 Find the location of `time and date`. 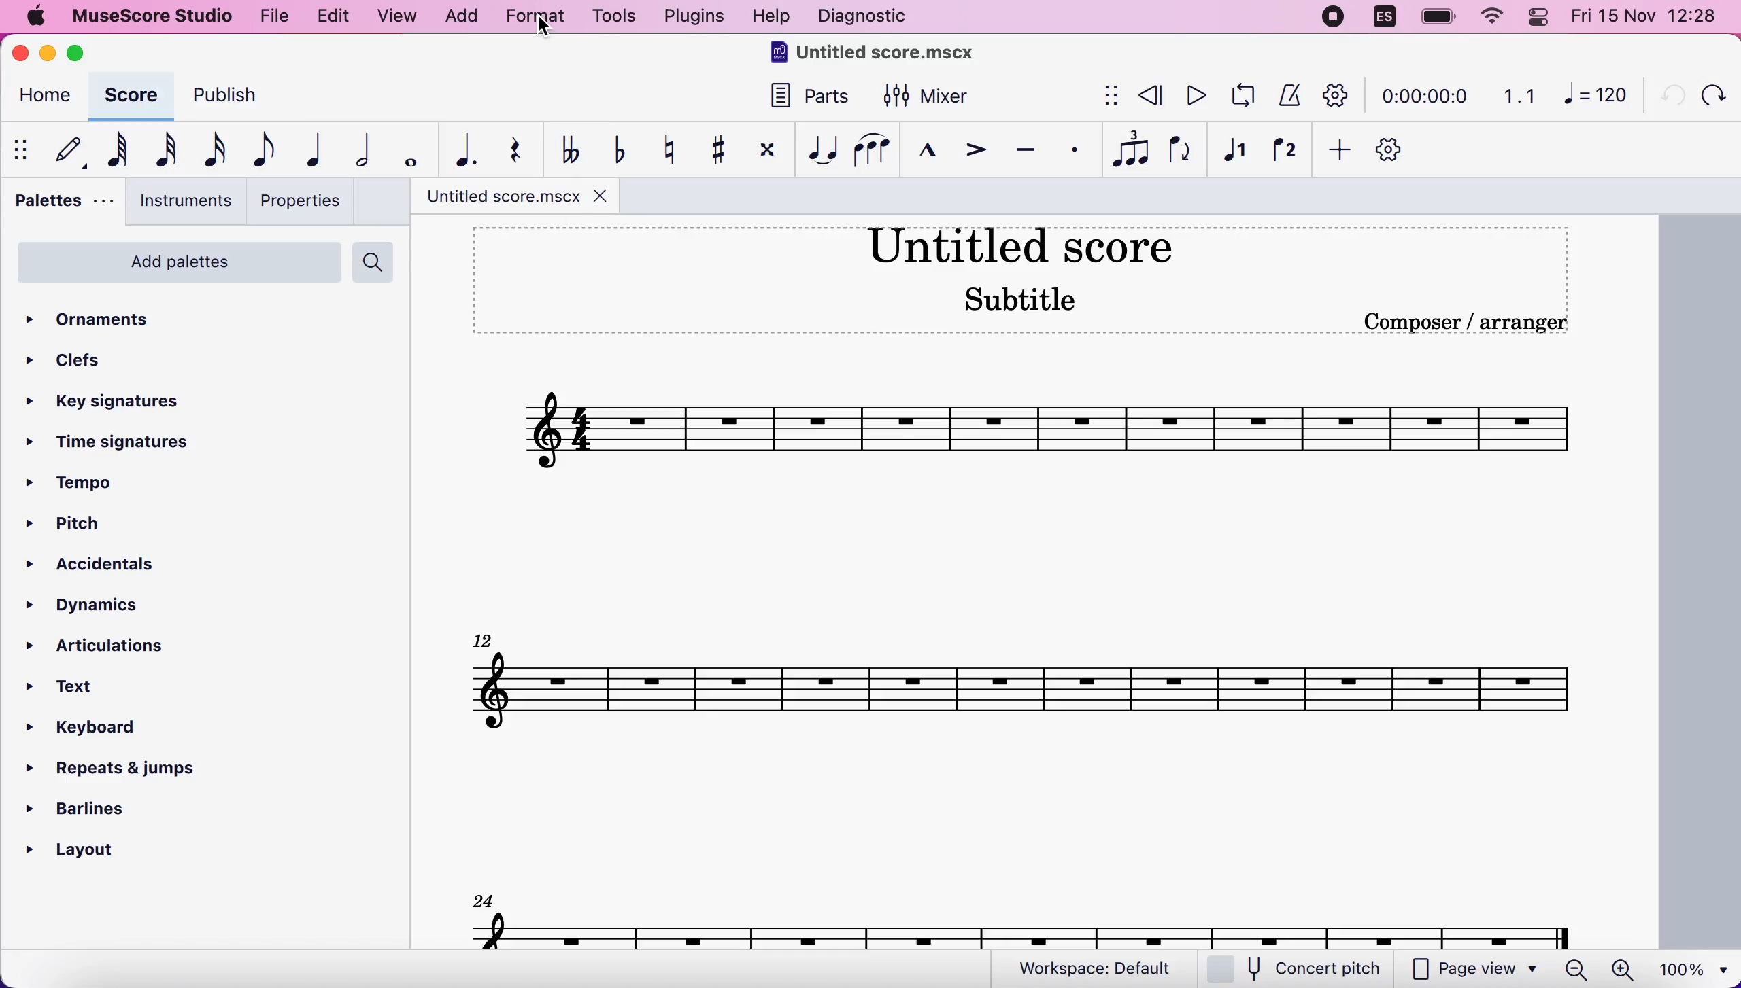

time and date is located at coordinates (1649, 18).